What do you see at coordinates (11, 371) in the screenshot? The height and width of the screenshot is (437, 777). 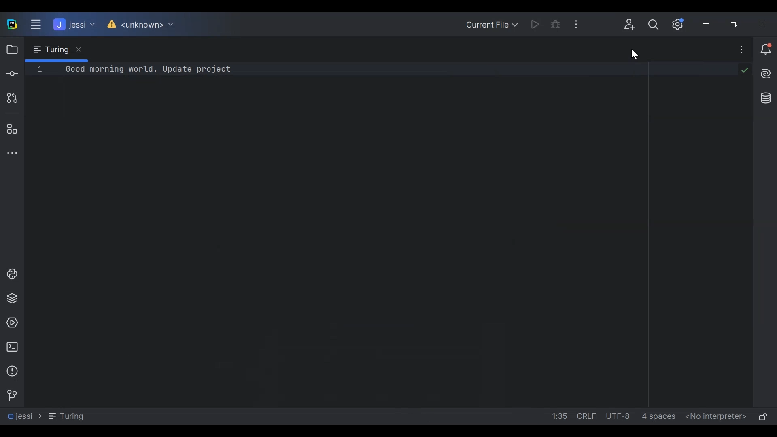 I see `Problem` at bounding box center [11, 371].